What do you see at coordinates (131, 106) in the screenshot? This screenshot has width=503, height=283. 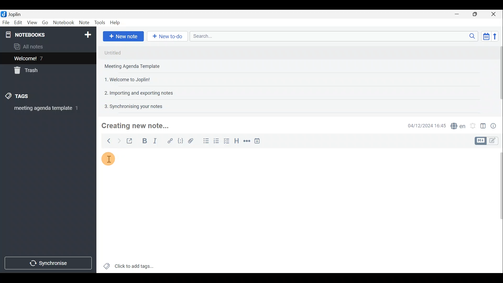 I see `Note 5` at bounding box center [131, 106].